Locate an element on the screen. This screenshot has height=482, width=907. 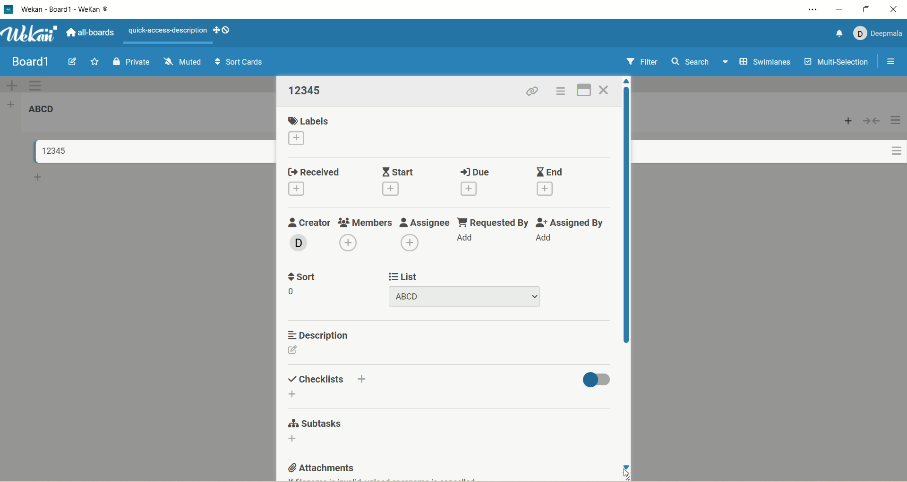
add is located at coordinates (472, 189).